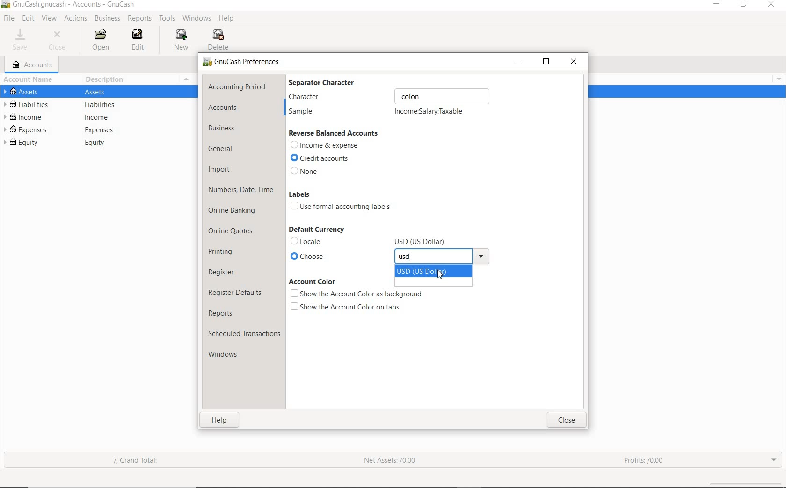  What do you see at coordinates (100, 130) in the screenshot?
I see `` at bounding box center [100, 130].